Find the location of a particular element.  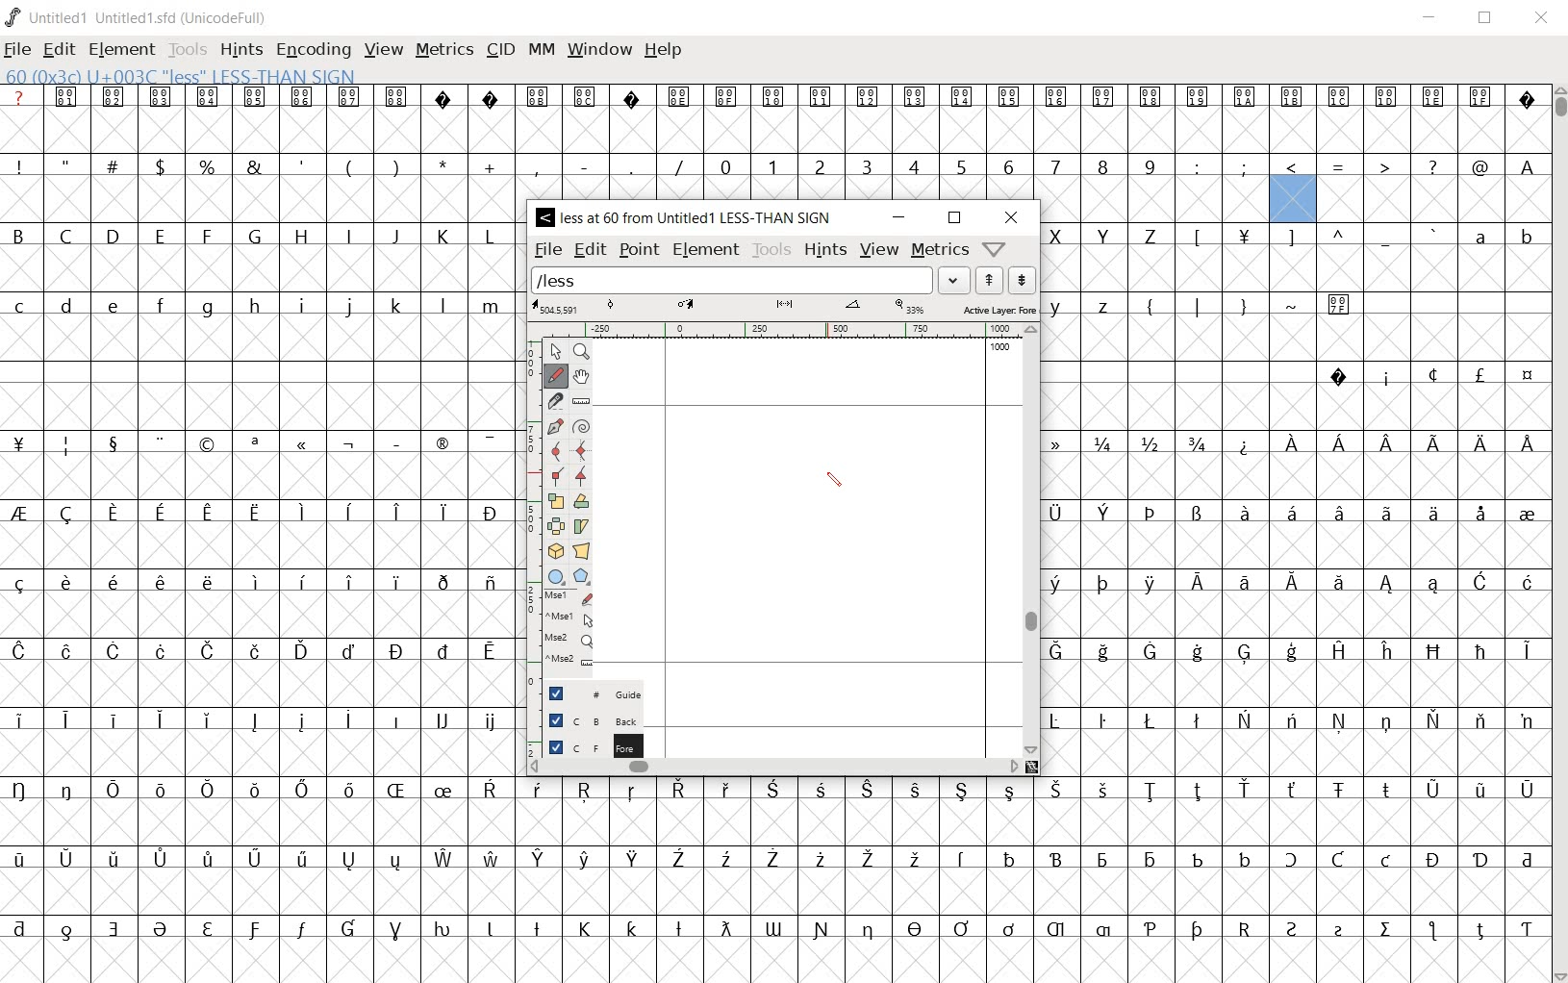

encoding is located at coordinates (310, 48).